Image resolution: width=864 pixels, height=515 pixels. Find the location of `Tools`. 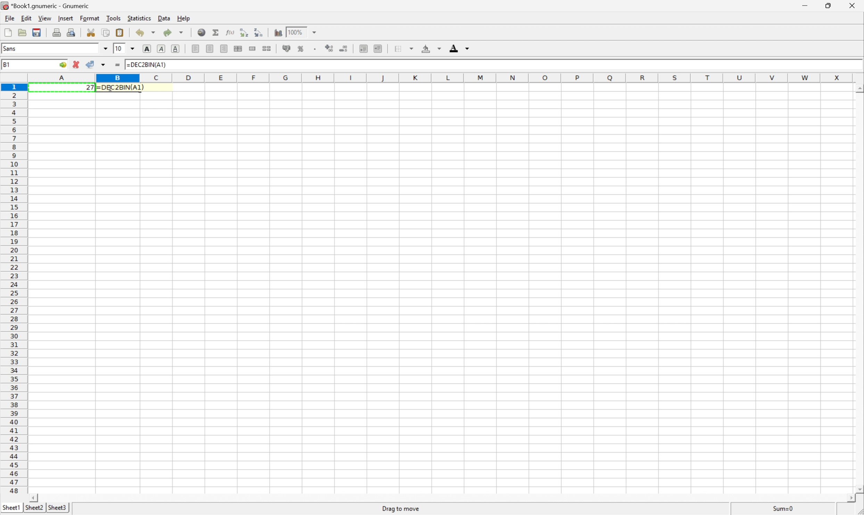

Tools is located at coordinates (113, 17).